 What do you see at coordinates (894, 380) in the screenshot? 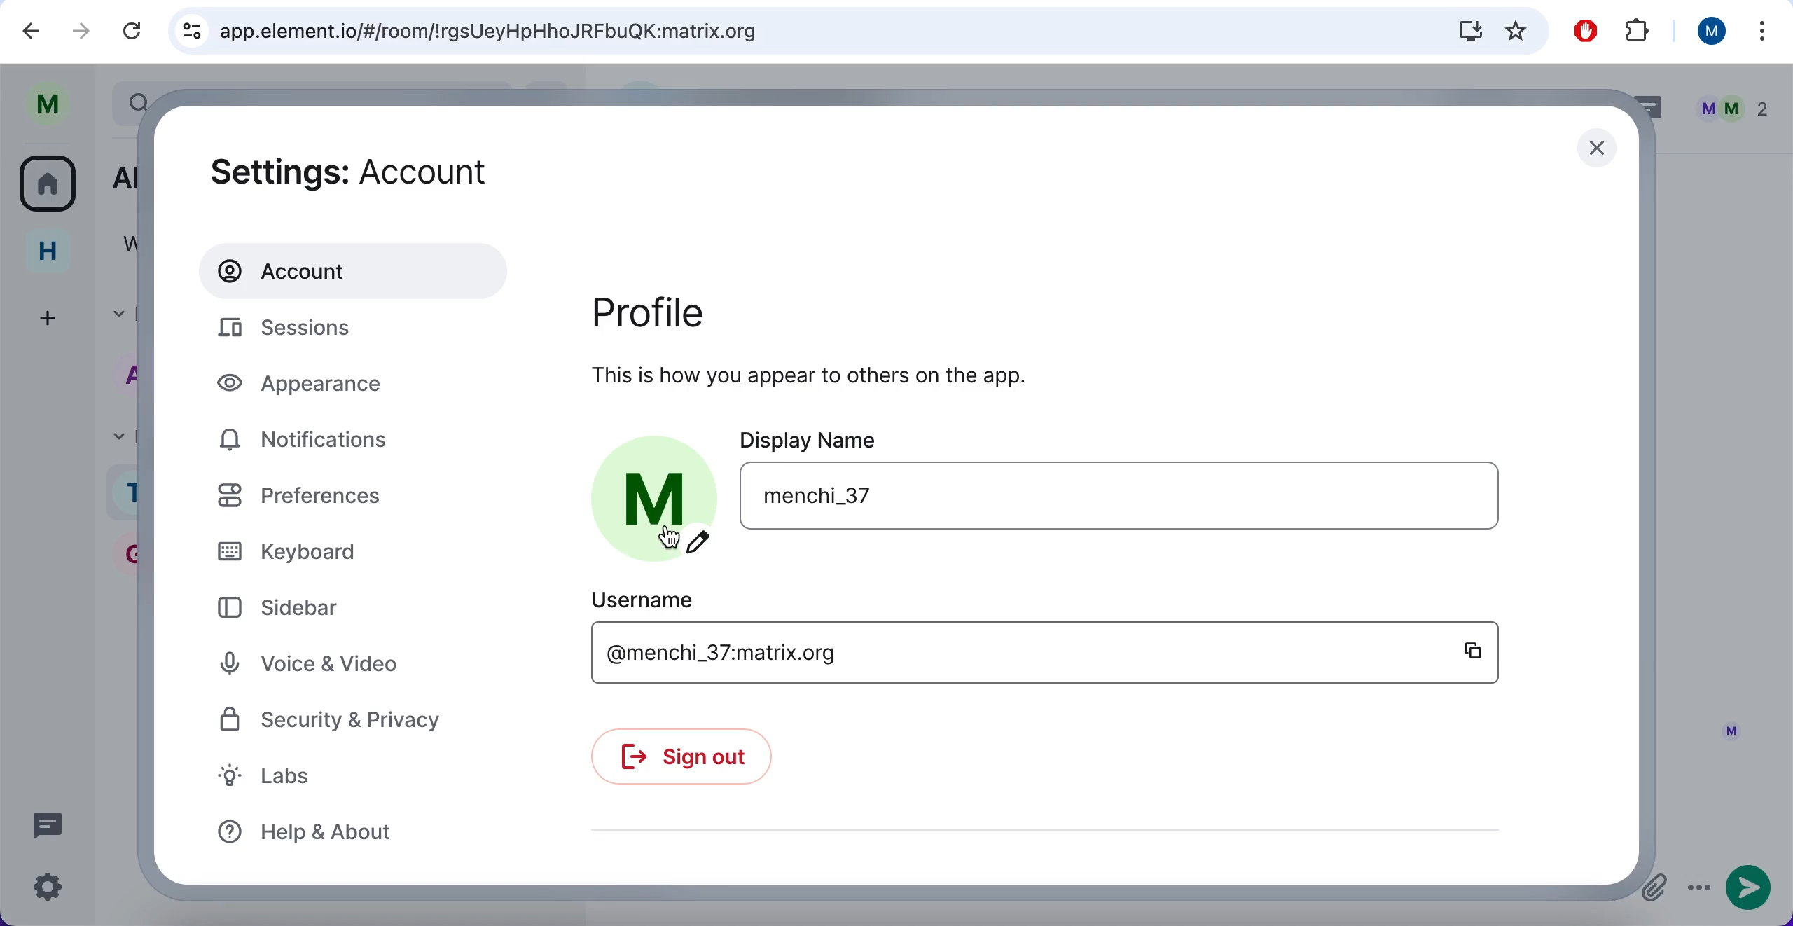
I see `this is how you appear to others on the app` at bounding box center [894, 380].